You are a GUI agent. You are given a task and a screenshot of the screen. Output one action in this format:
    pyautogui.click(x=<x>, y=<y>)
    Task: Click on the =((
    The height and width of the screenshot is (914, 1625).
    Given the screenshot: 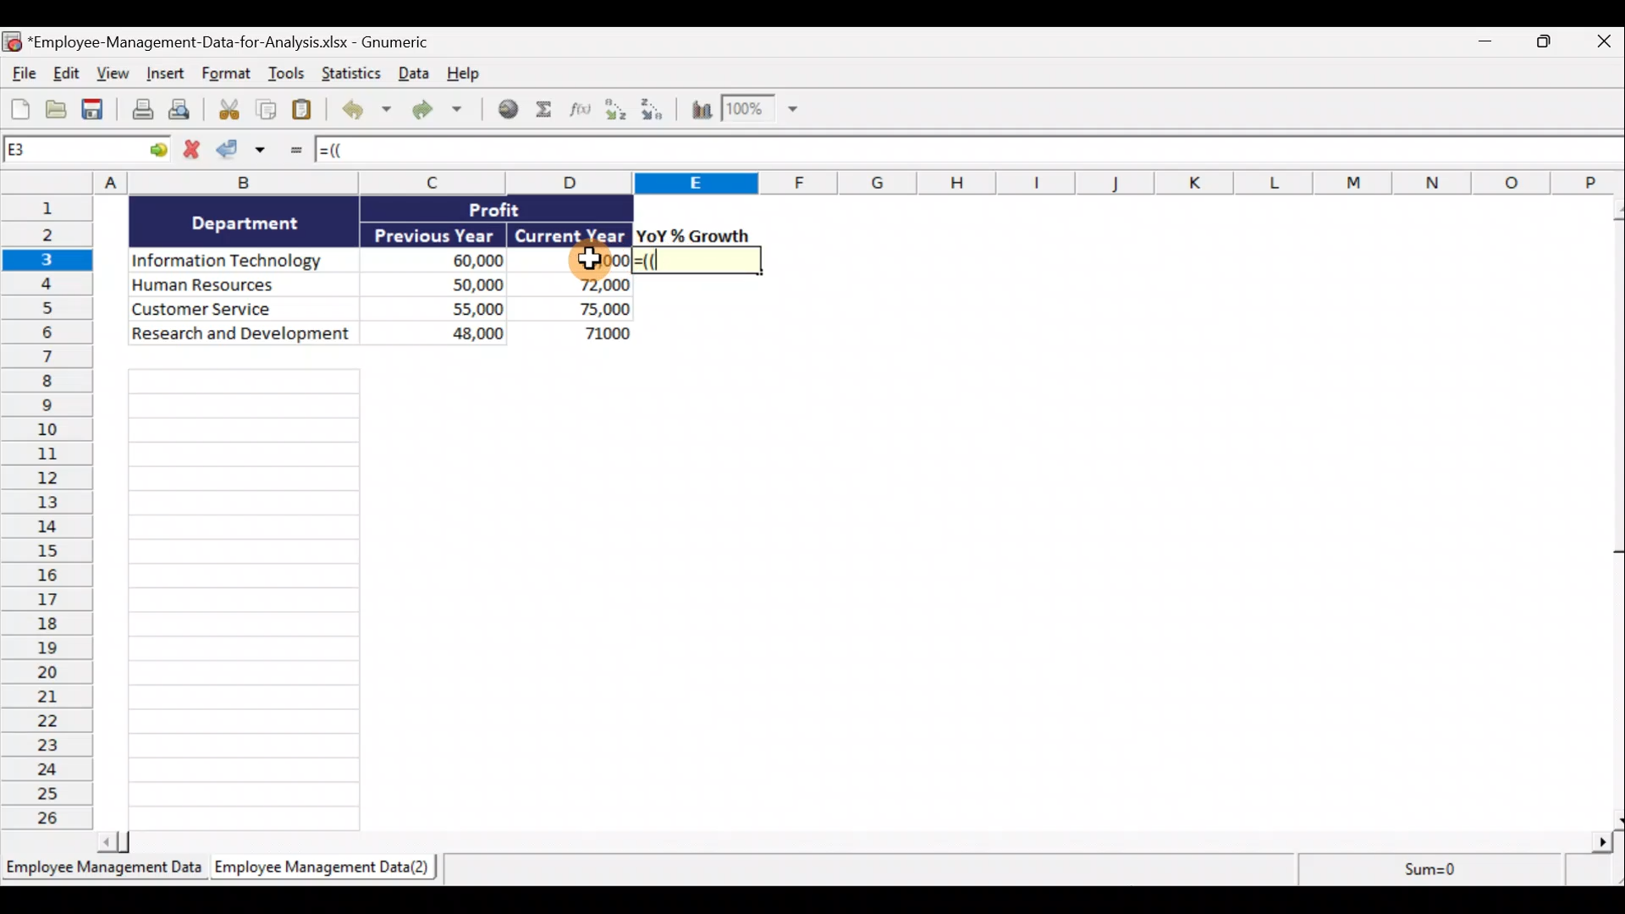 What is the action you would take?
    pyautogui.click(x=354, y=151)
    